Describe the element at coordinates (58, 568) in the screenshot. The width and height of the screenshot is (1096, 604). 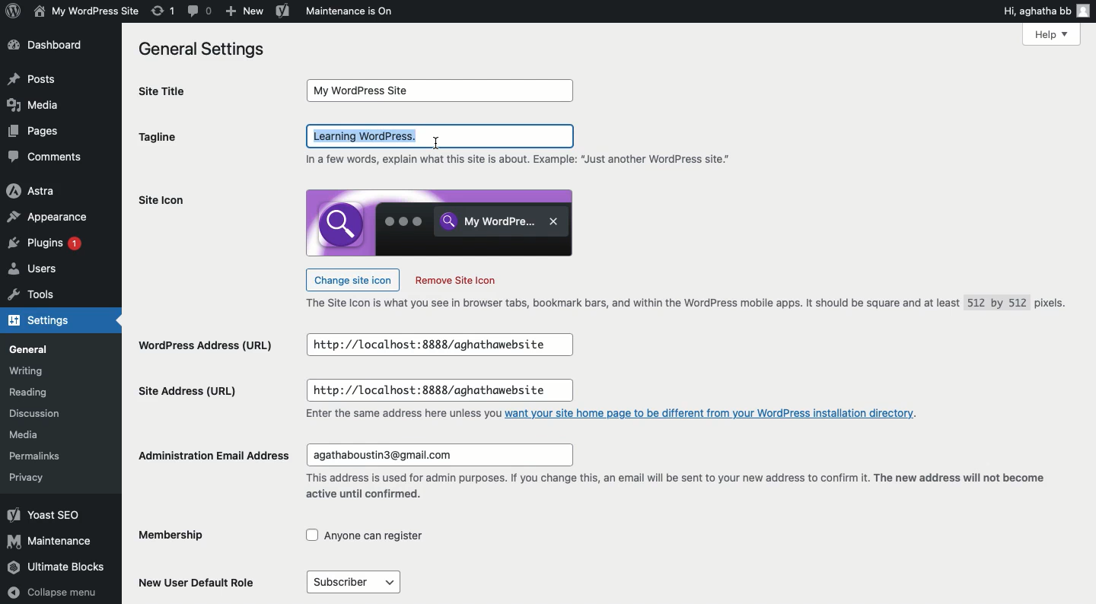
I see `Ultimate blocks` at that location.